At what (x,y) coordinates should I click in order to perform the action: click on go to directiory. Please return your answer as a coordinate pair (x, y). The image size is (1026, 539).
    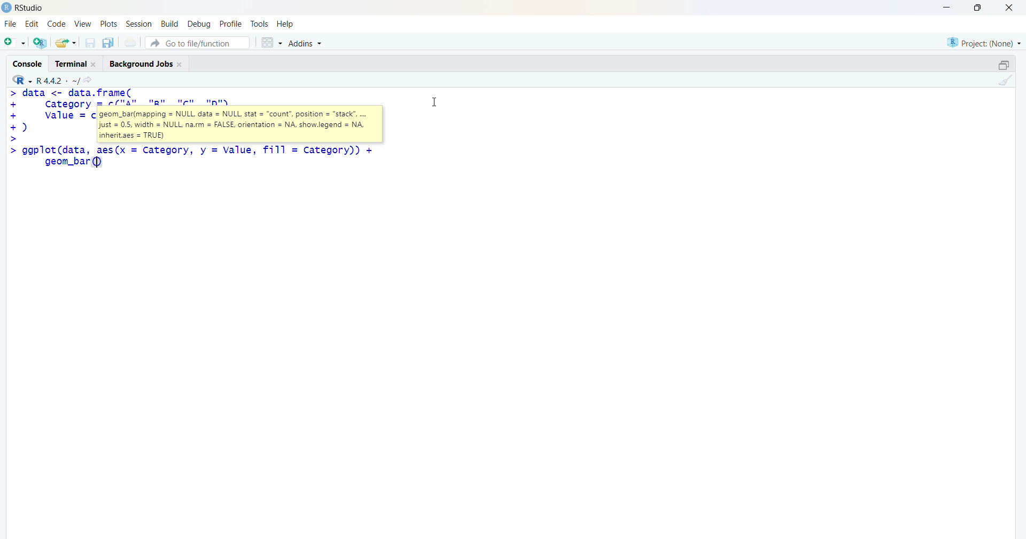
    Looking at the image, I should click on (90, 80).